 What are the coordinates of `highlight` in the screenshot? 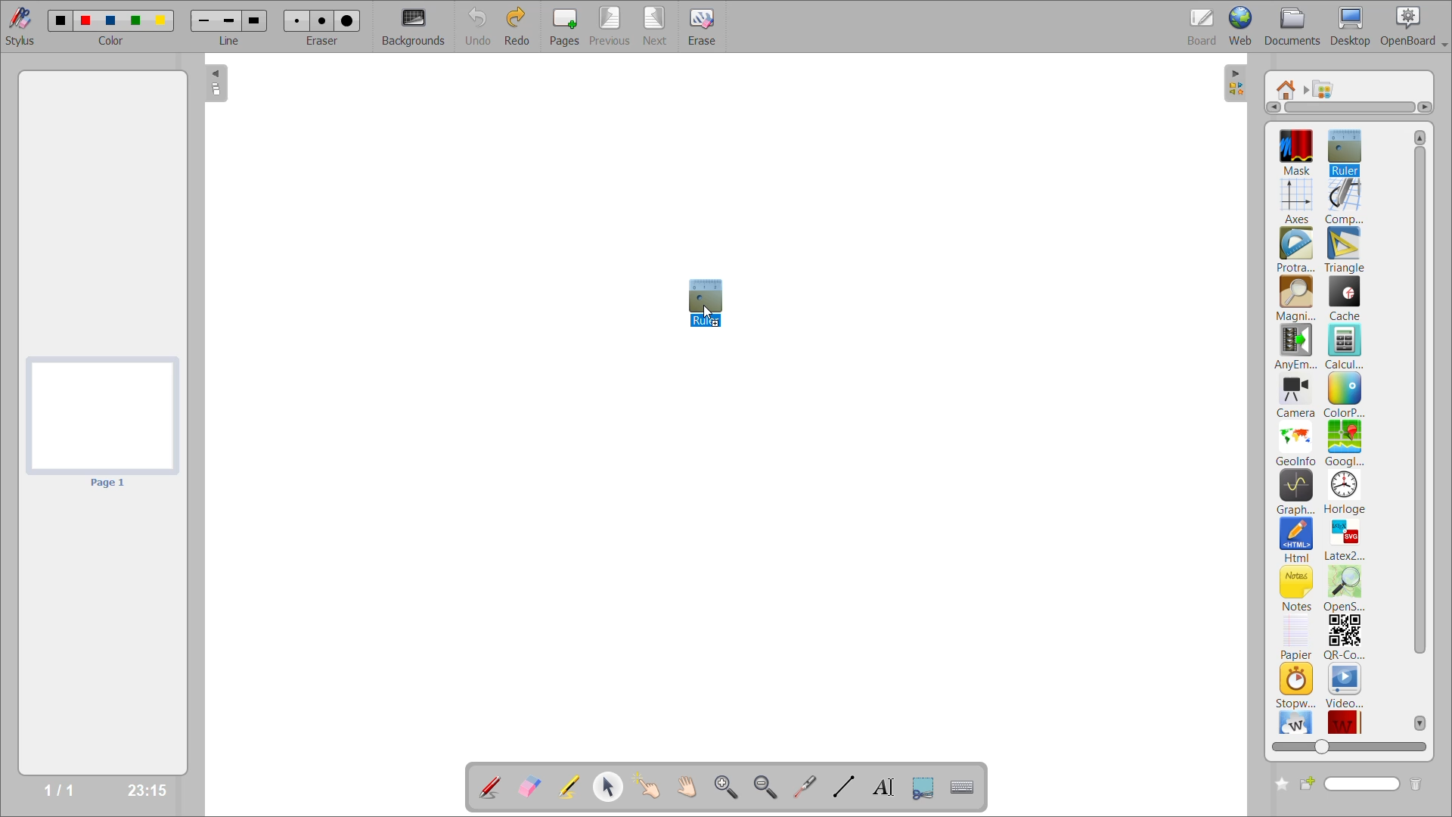 It's located at (575, 788).